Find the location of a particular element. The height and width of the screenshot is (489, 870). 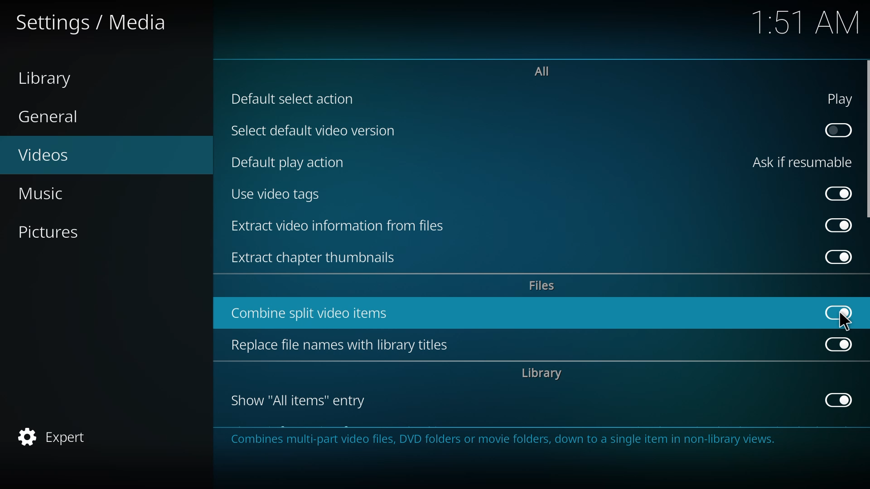

ask is located at coordinates (798, 163).